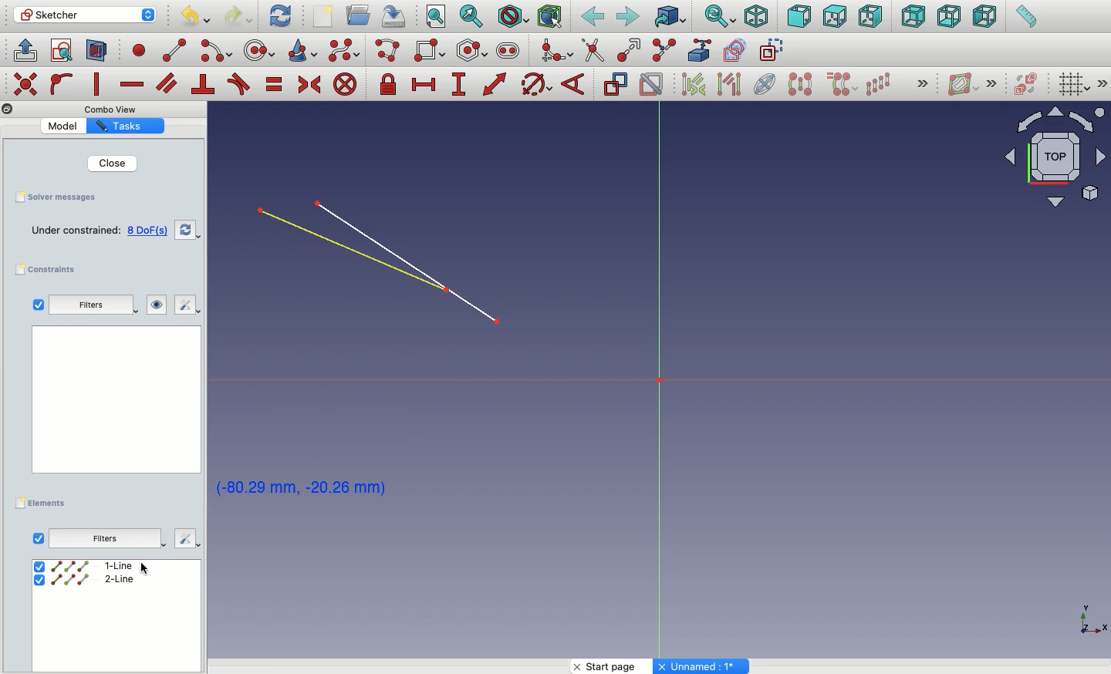 This screenshot has height=674, width=1111. I want to click on , so click(113, 406).